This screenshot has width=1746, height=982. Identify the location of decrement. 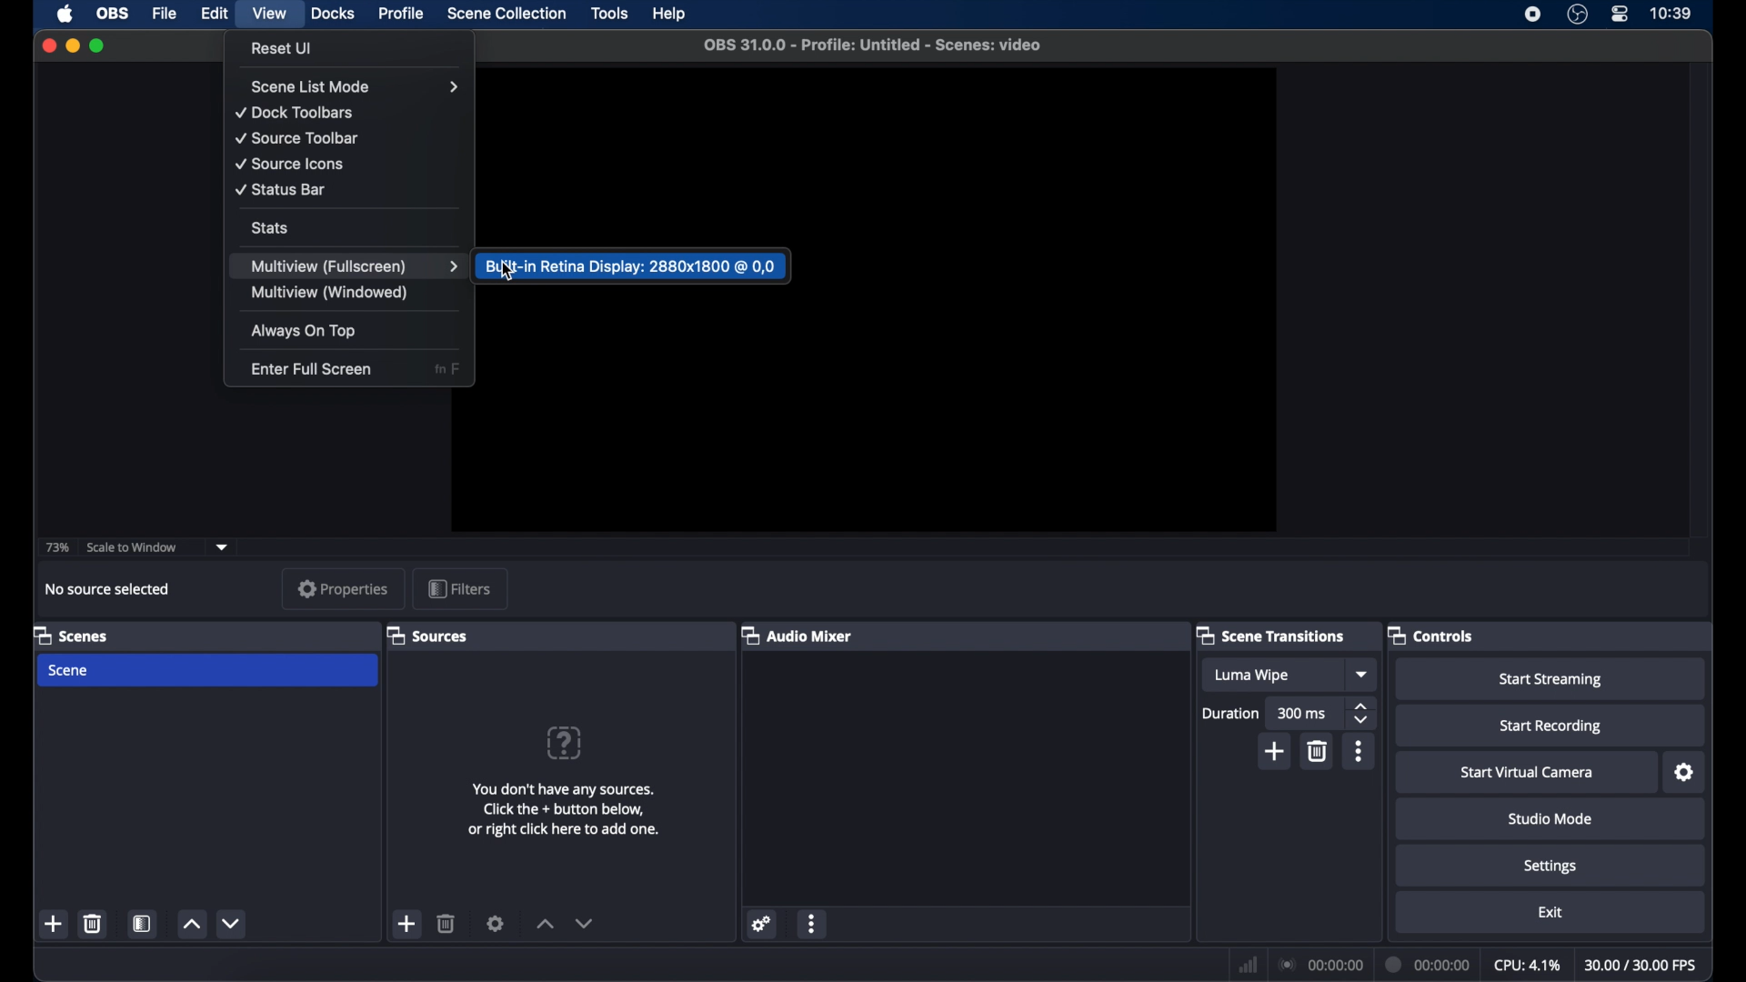
(230, 924).